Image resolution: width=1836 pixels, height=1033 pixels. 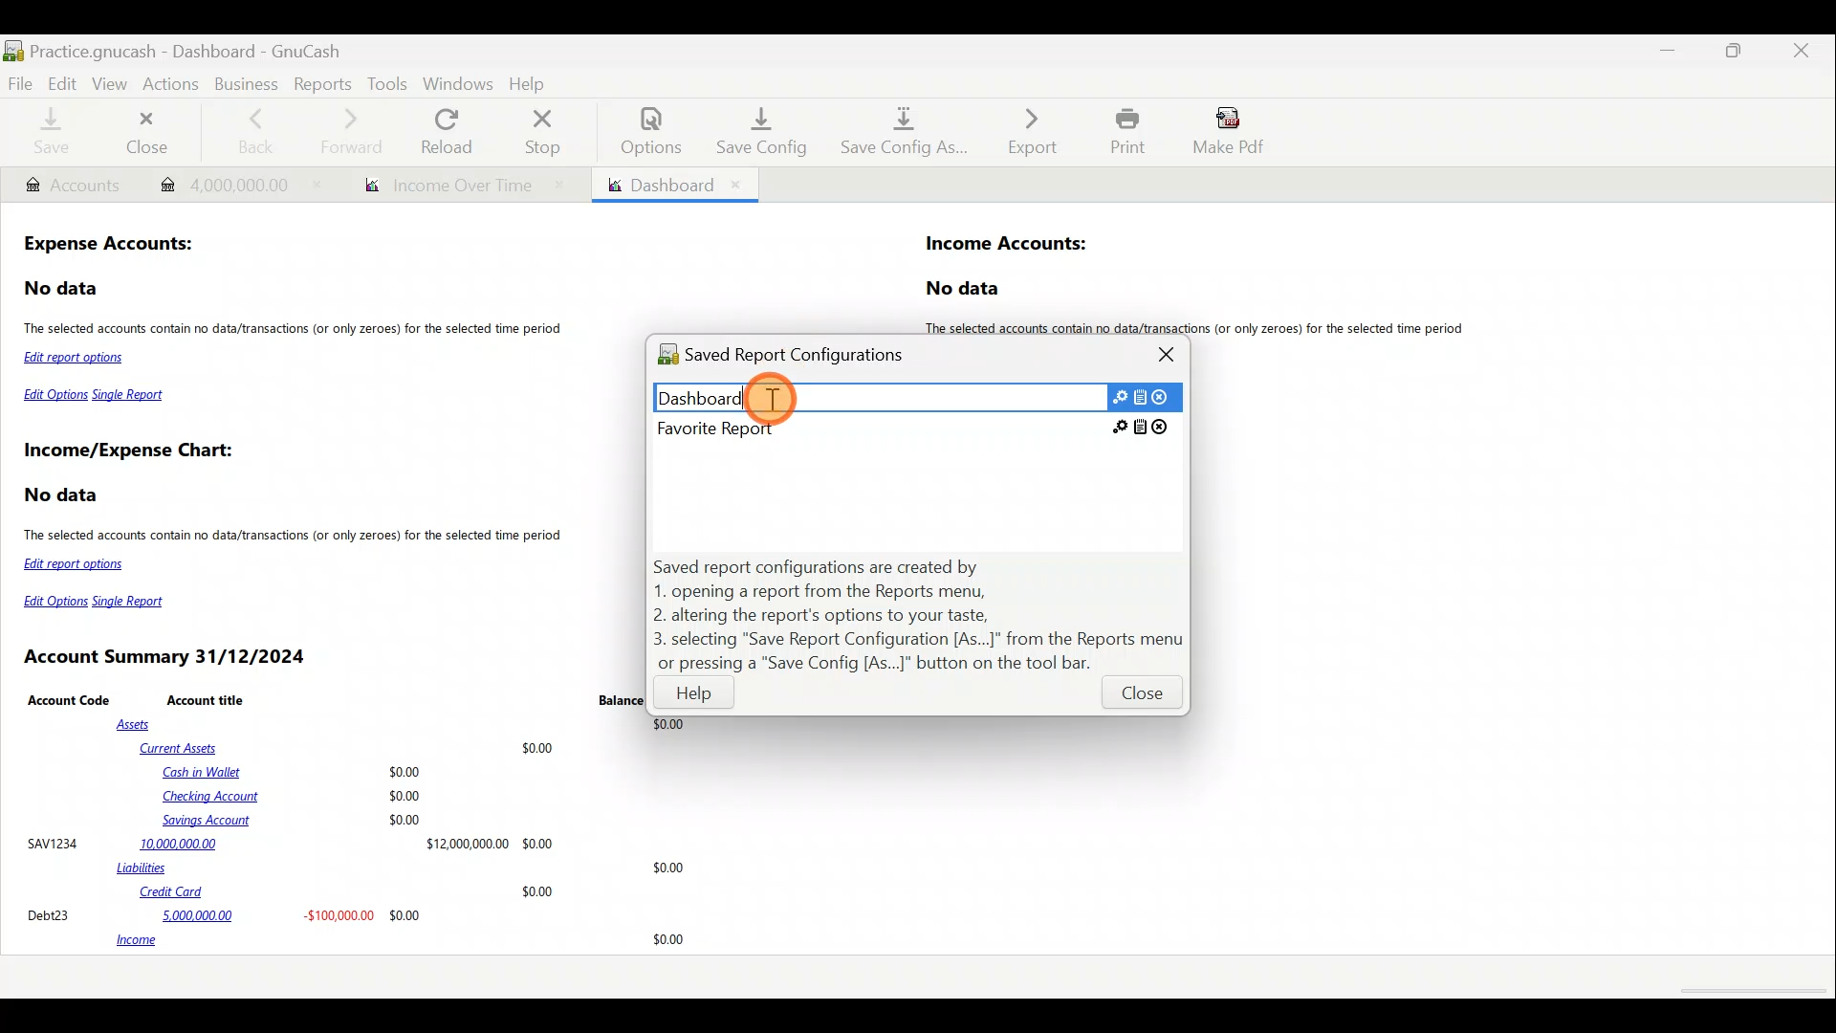 I want to click on Tools, so click(x=387, y=83).